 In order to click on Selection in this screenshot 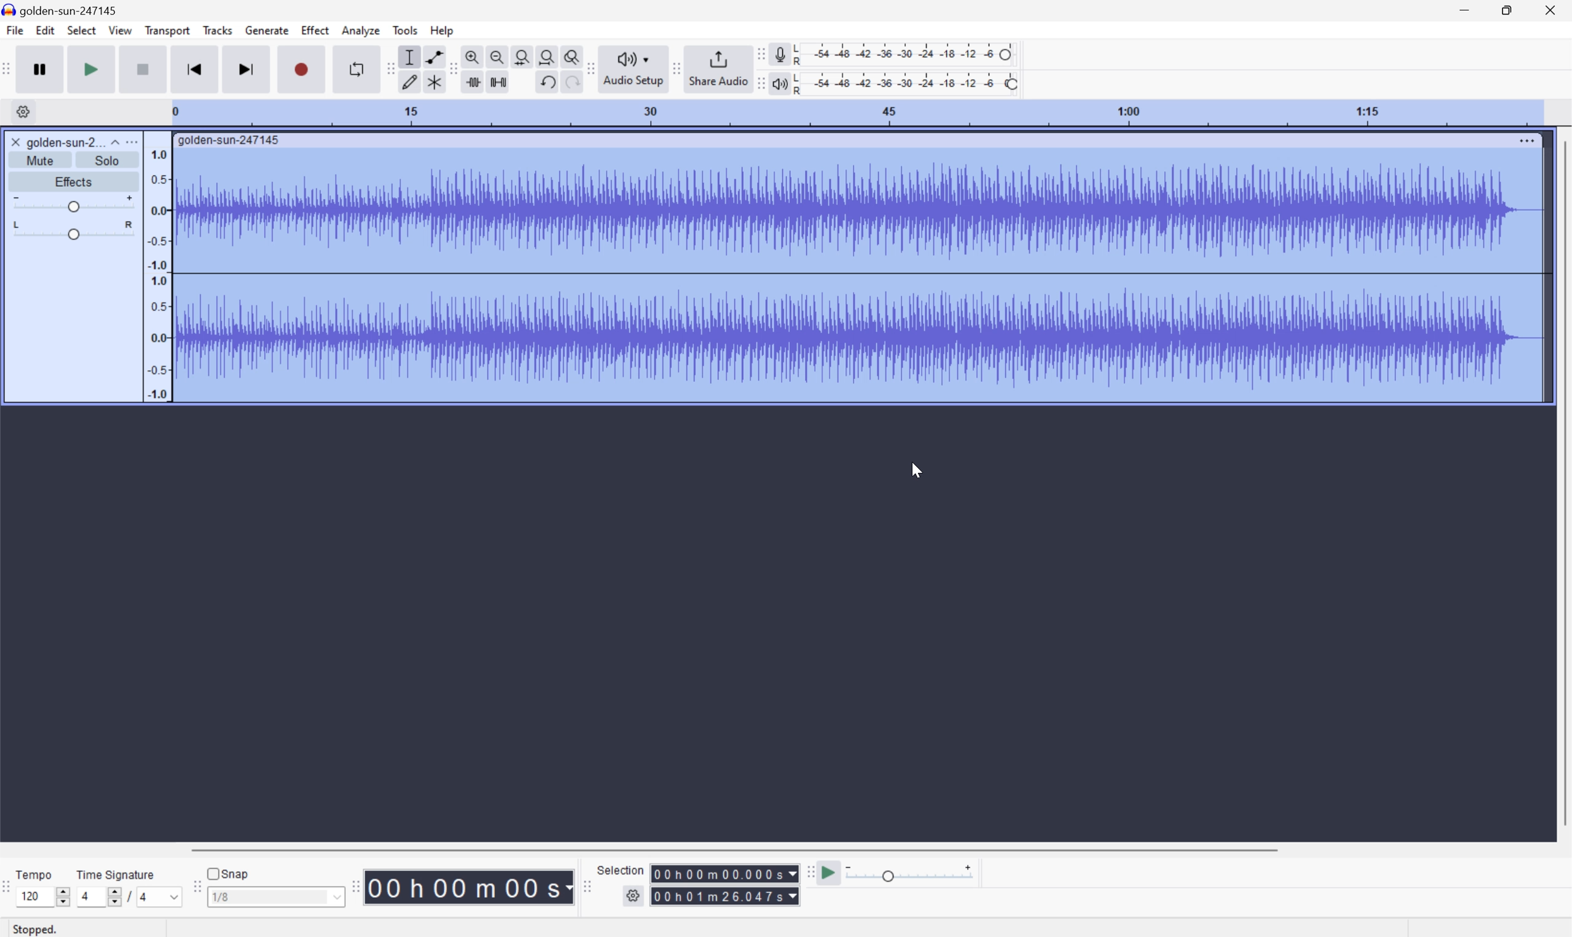, I will do `click(725, 896)`.